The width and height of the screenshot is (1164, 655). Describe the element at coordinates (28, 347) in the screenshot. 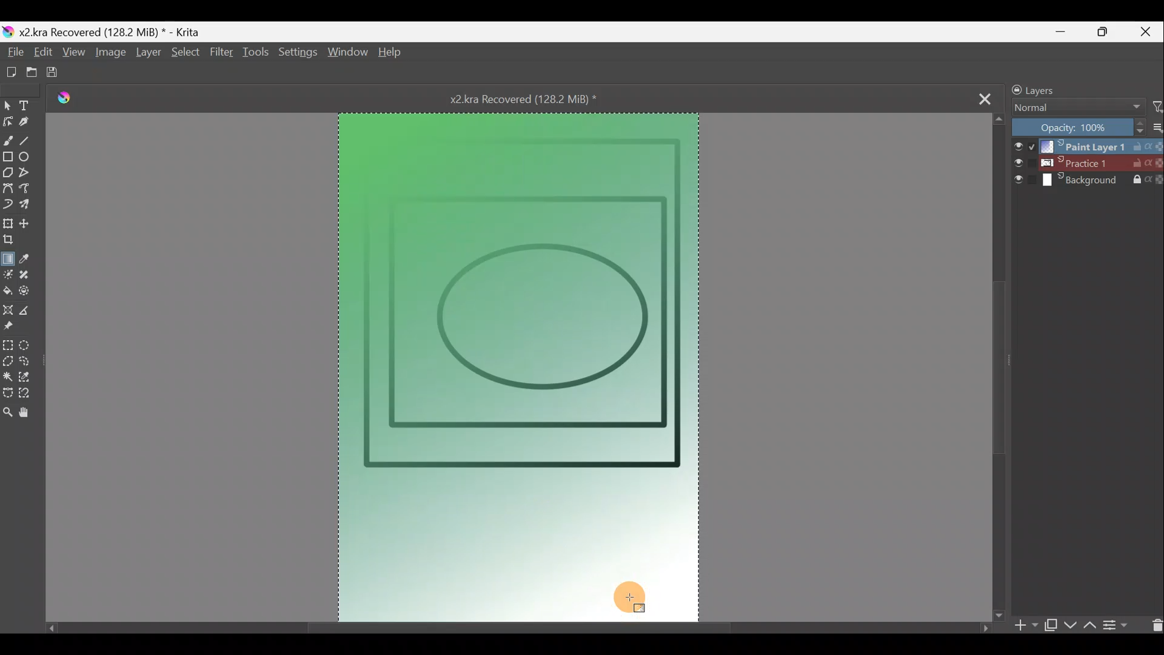

I see `Elliptical selection tool` at that location.